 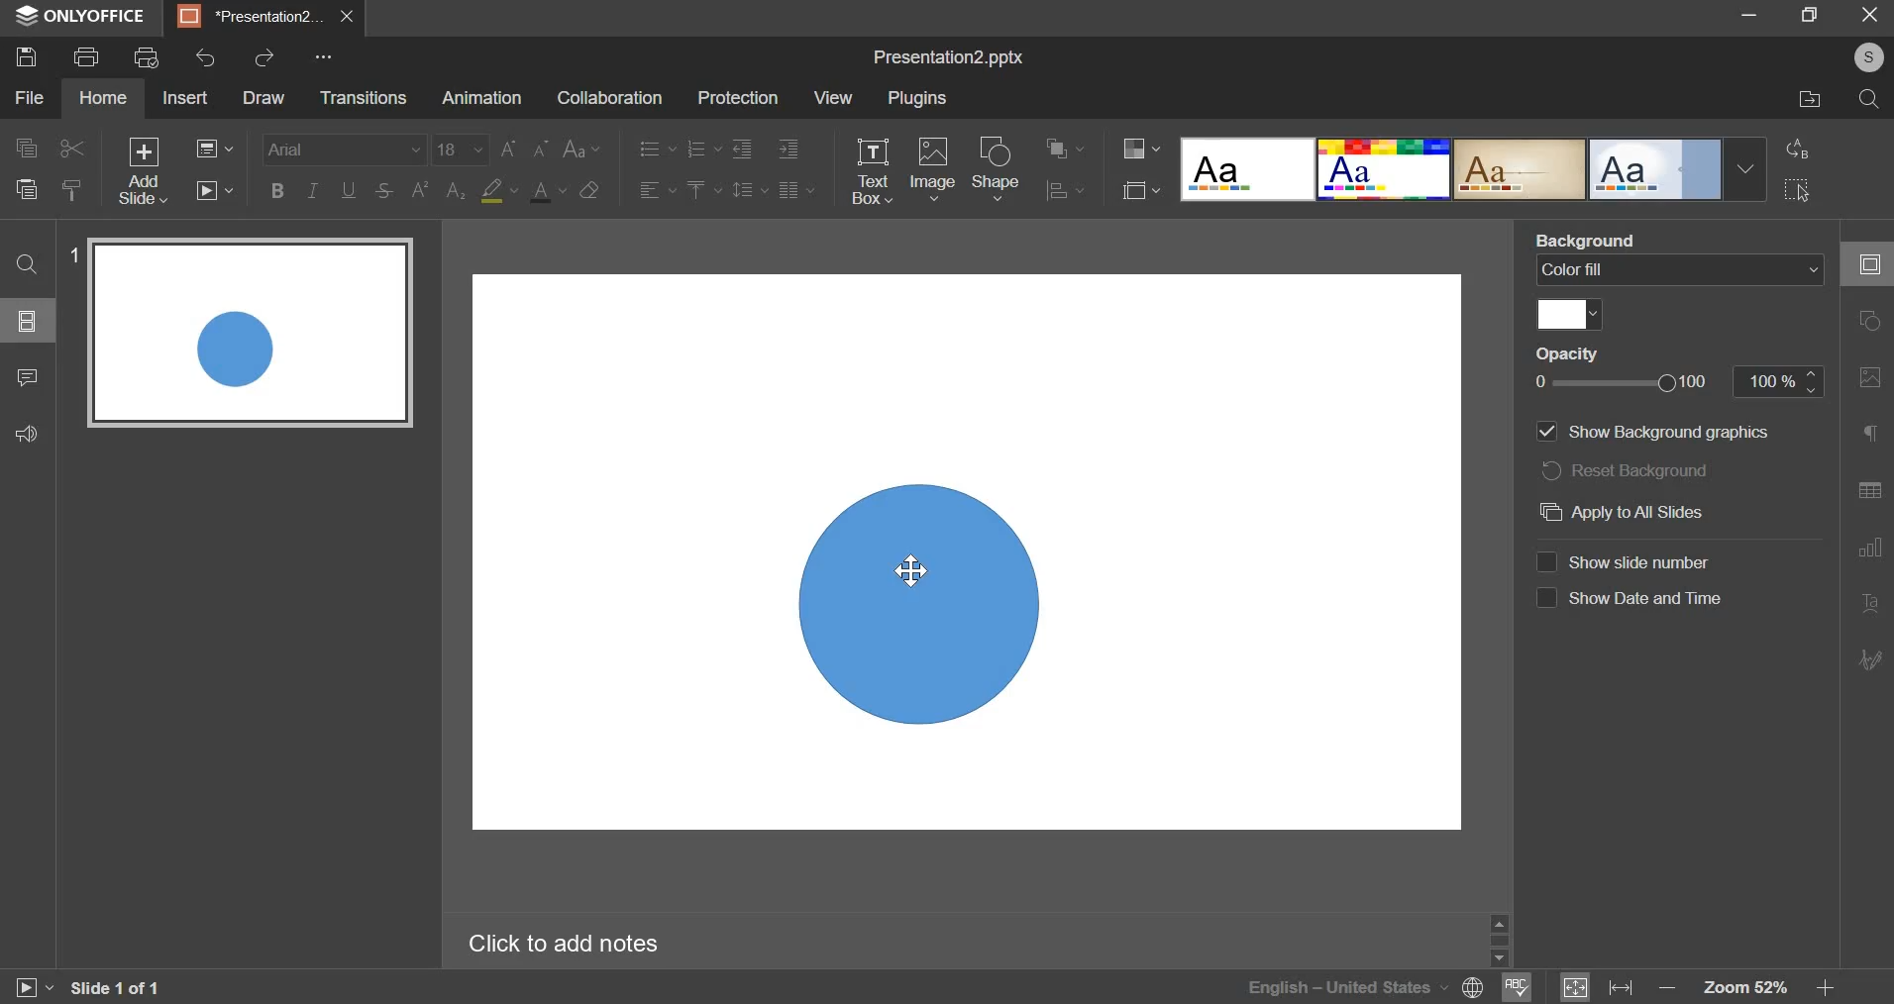 I want to click on change font size, so click(x=527, y=149).